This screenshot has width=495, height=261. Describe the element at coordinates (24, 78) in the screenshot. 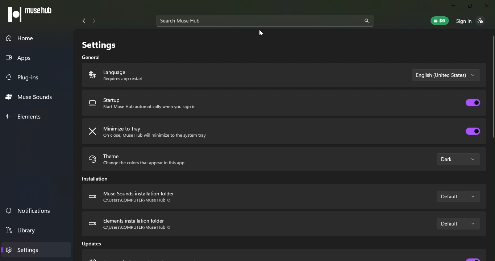

I see `Plug-ins` at that location.